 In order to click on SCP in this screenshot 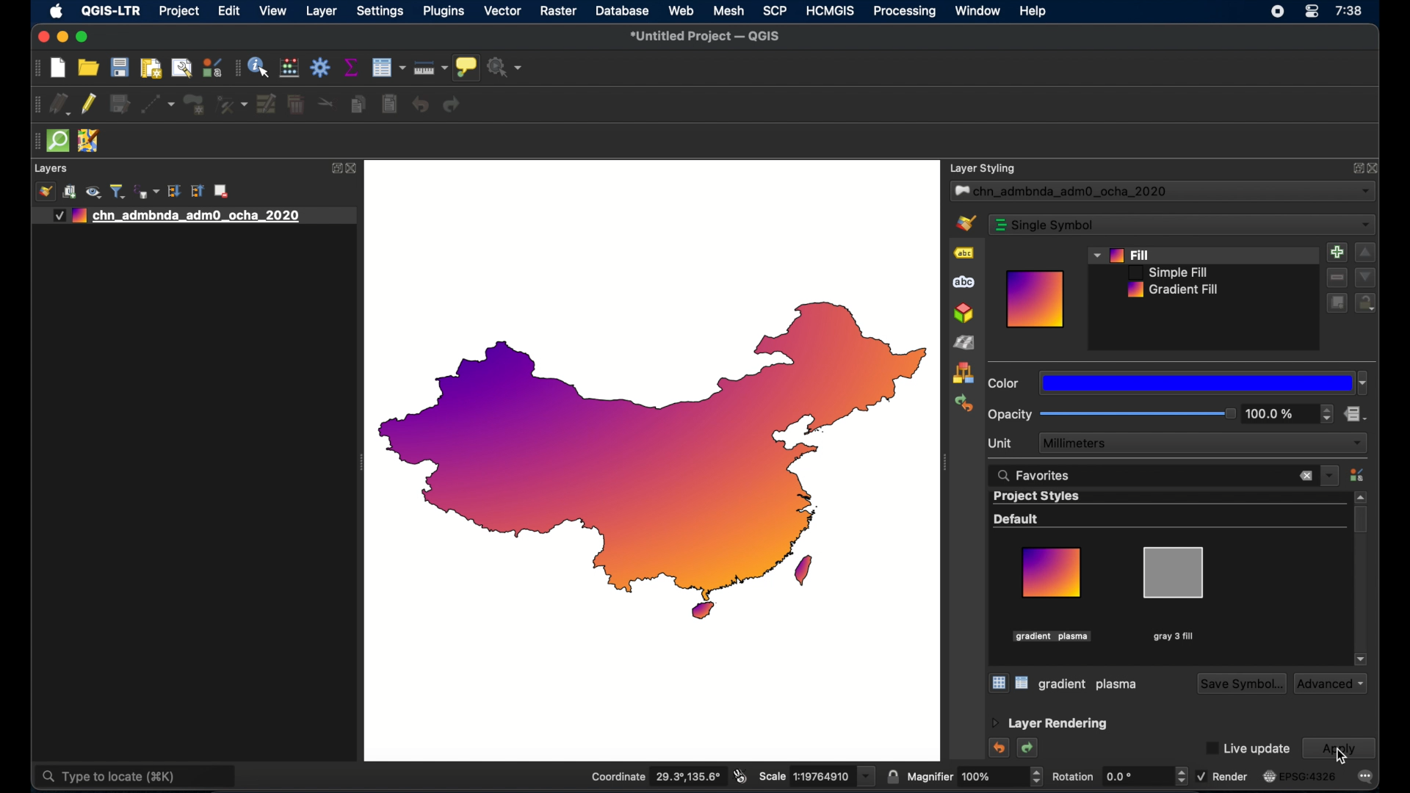, I will do `click(775, 10)`.